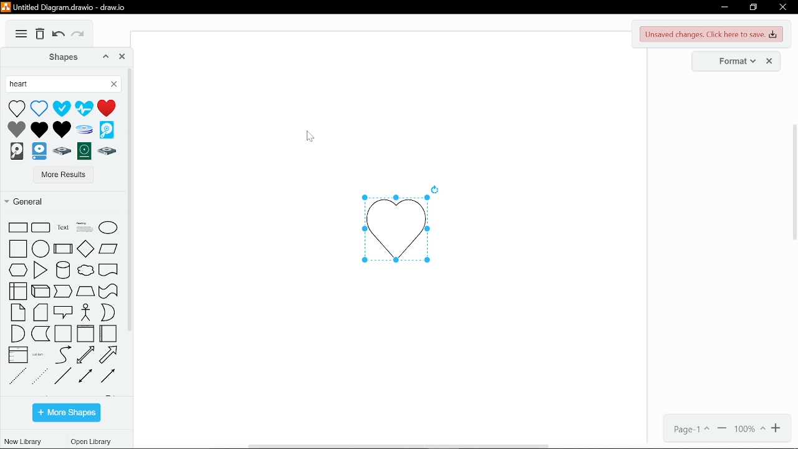 The height and width of the screenshot is (449, 798). What do you see at coordinates (63, 334) in the screenshot?
I see `container` at bounding box center [63, 334].